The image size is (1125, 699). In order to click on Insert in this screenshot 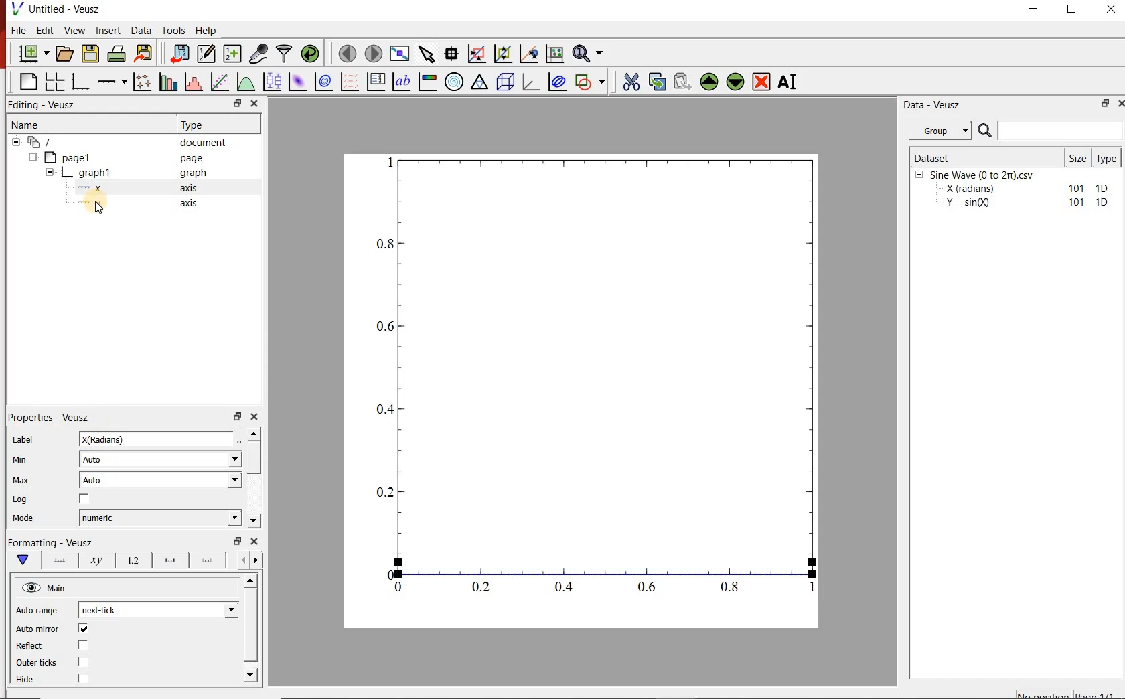, I will do `click(108, 30)`.